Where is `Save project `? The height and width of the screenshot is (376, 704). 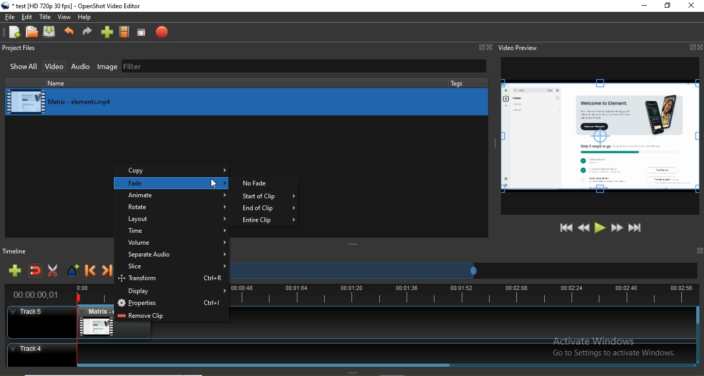
Save project  is located at coordinates (52, 32).